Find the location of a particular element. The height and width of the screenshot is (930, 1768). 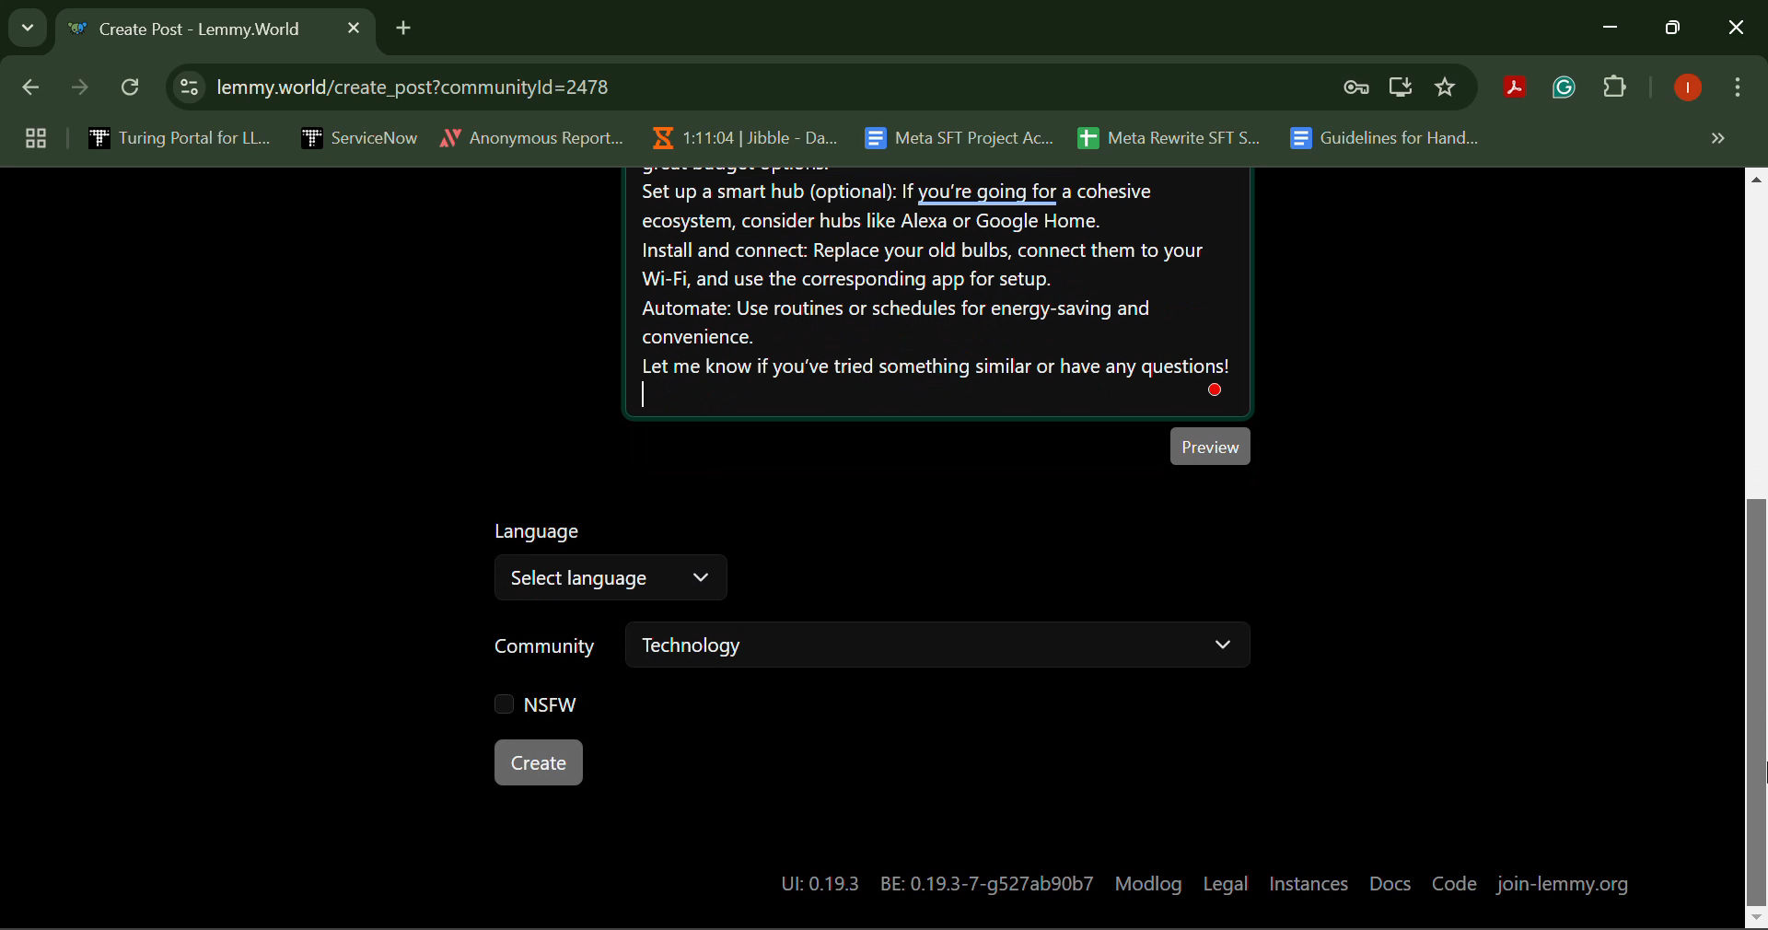

Cursor Position at MOUSE_UP is located at coordinates (1757, 748).